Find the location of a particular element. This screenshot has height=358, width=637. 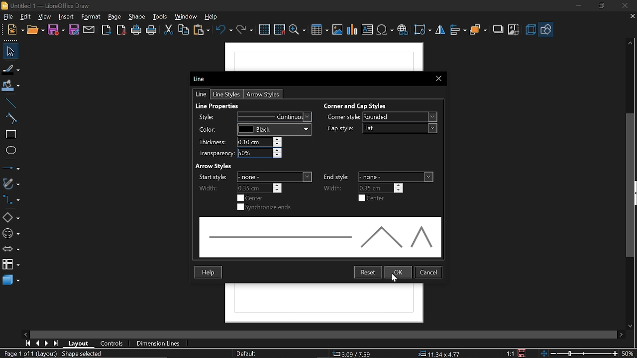

go to first page is located at coordinates (27, 344).